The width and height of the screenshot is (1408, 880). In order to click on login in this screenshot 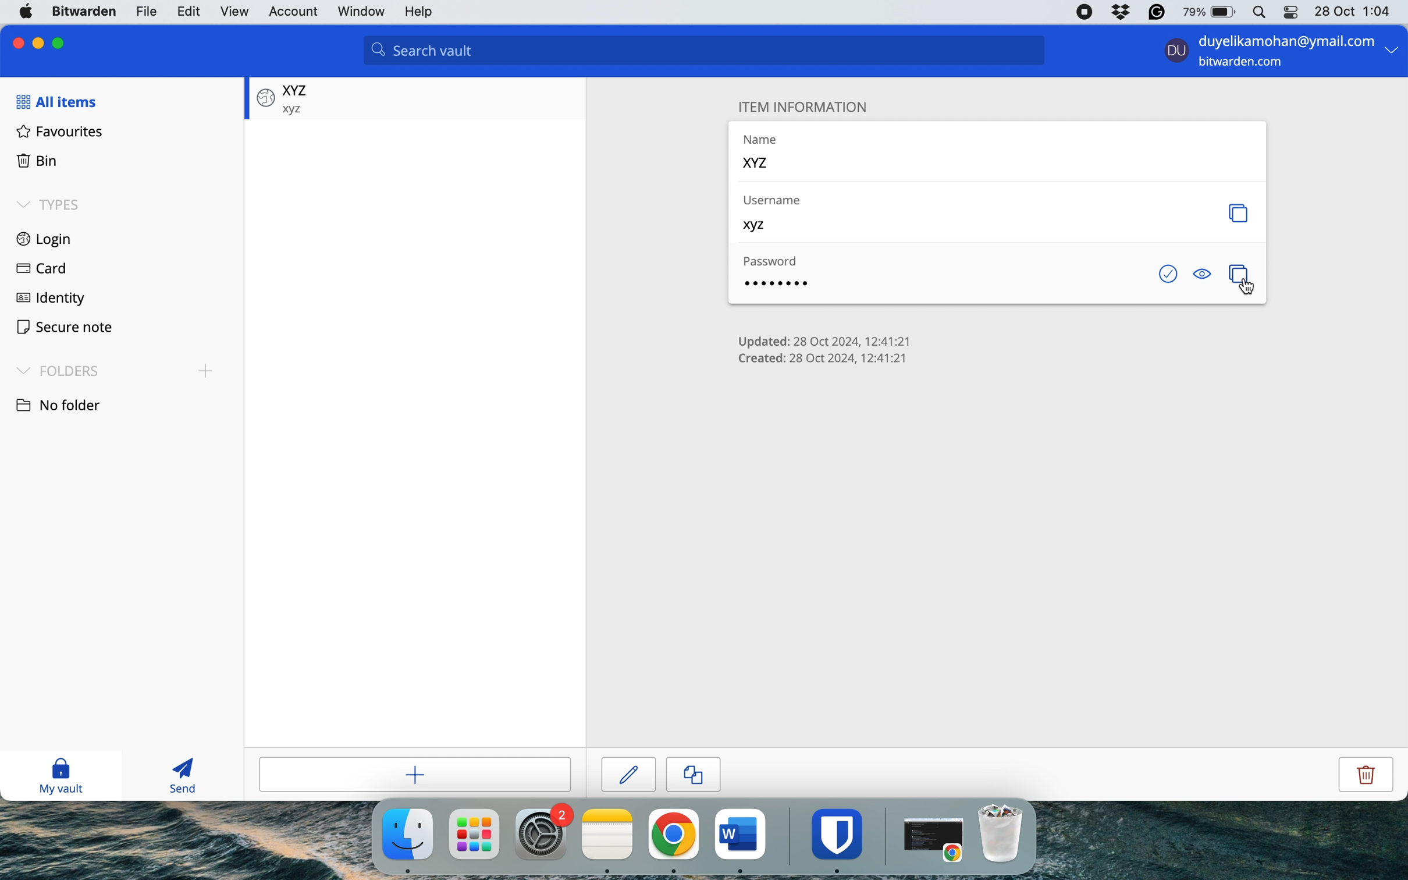, I will do `click(45, 237)`.